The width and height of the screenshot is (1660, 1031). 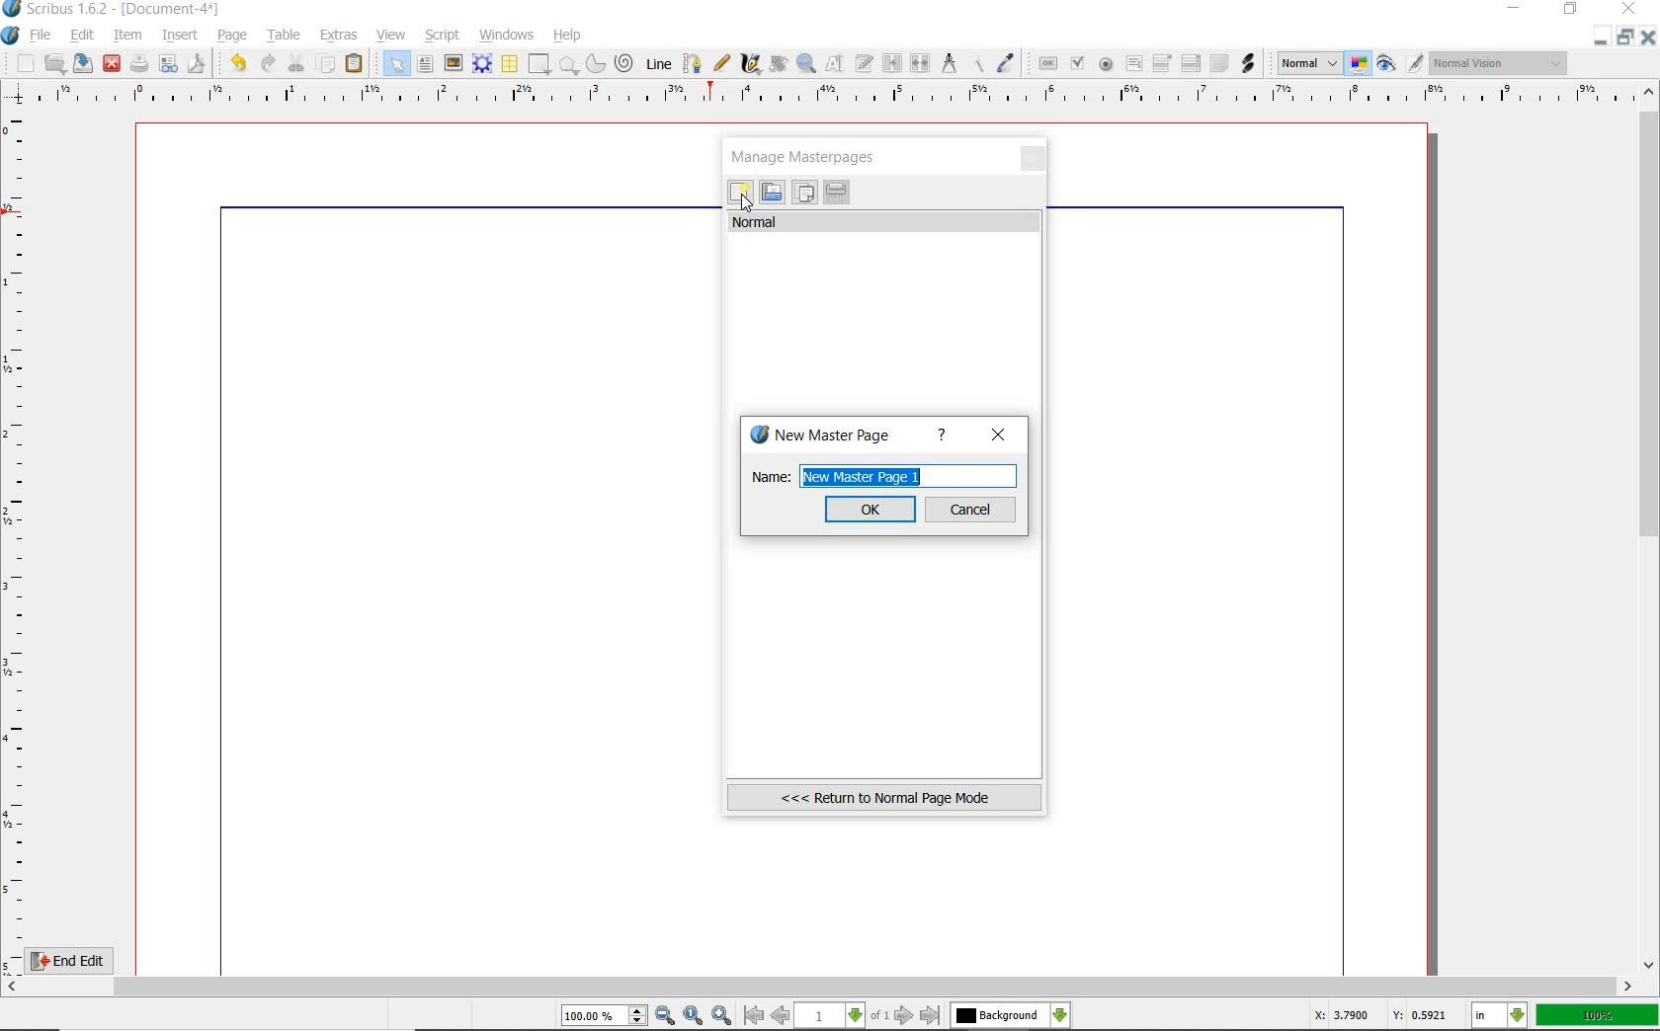 What do you see at coordinates (355, 64) in the screenshot?
I see `paste` at bounding box center [355, 64].